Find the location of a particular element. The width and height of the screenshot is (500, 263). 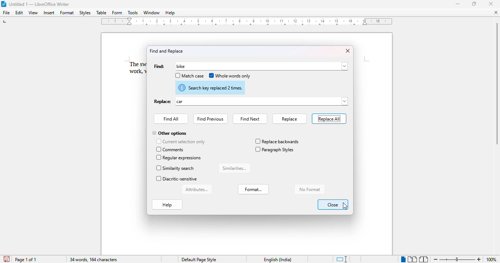

find all is located at coordinates (171, 119).